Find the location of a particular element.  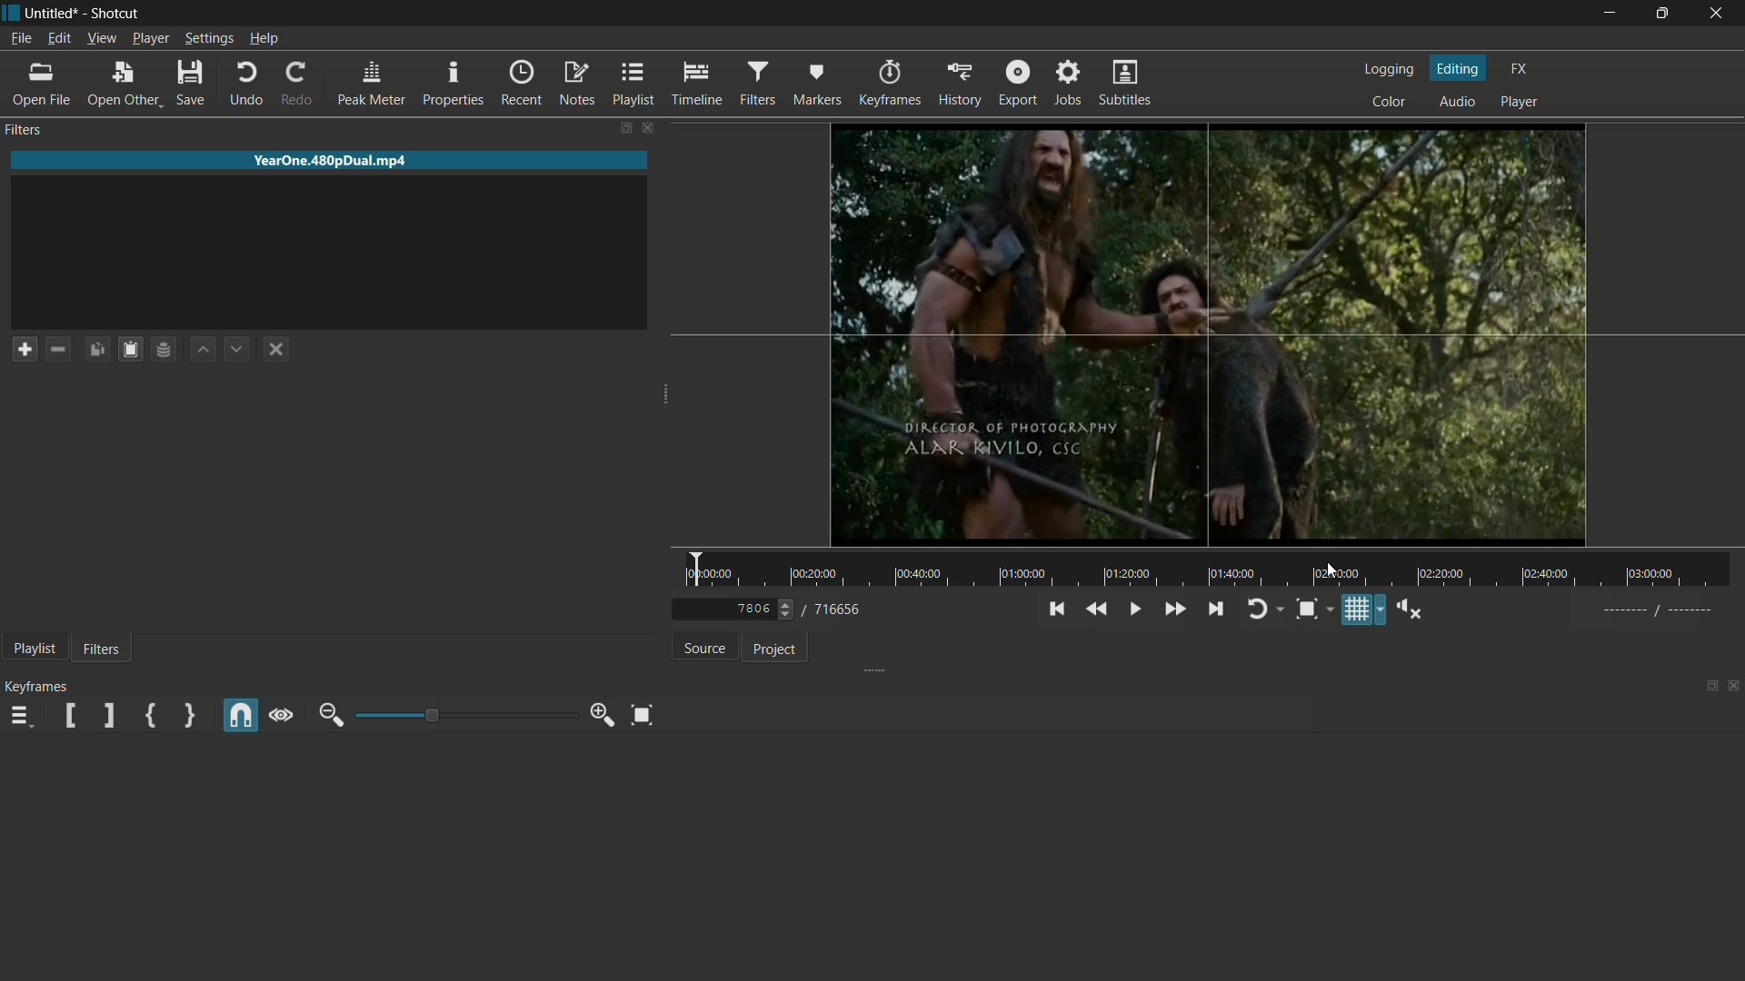

imported file name is located at coordinates (332, 161).